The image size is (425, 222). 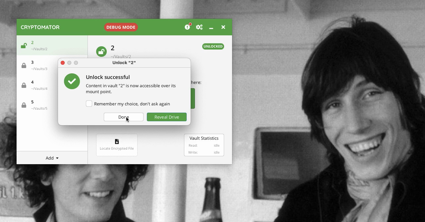 I want to click on Locate Encrypted File, so click(x=118, y=145).